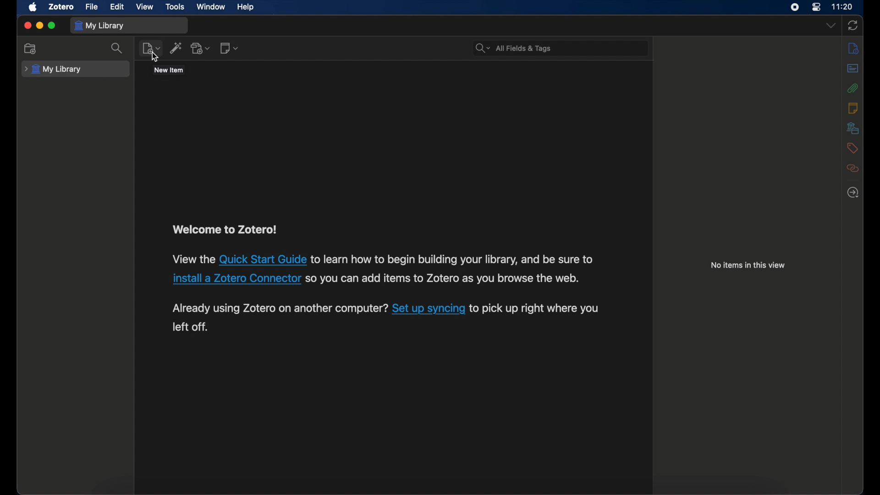 This screenshot has width=880, height=495. I want to click on info, so click(852, 48).